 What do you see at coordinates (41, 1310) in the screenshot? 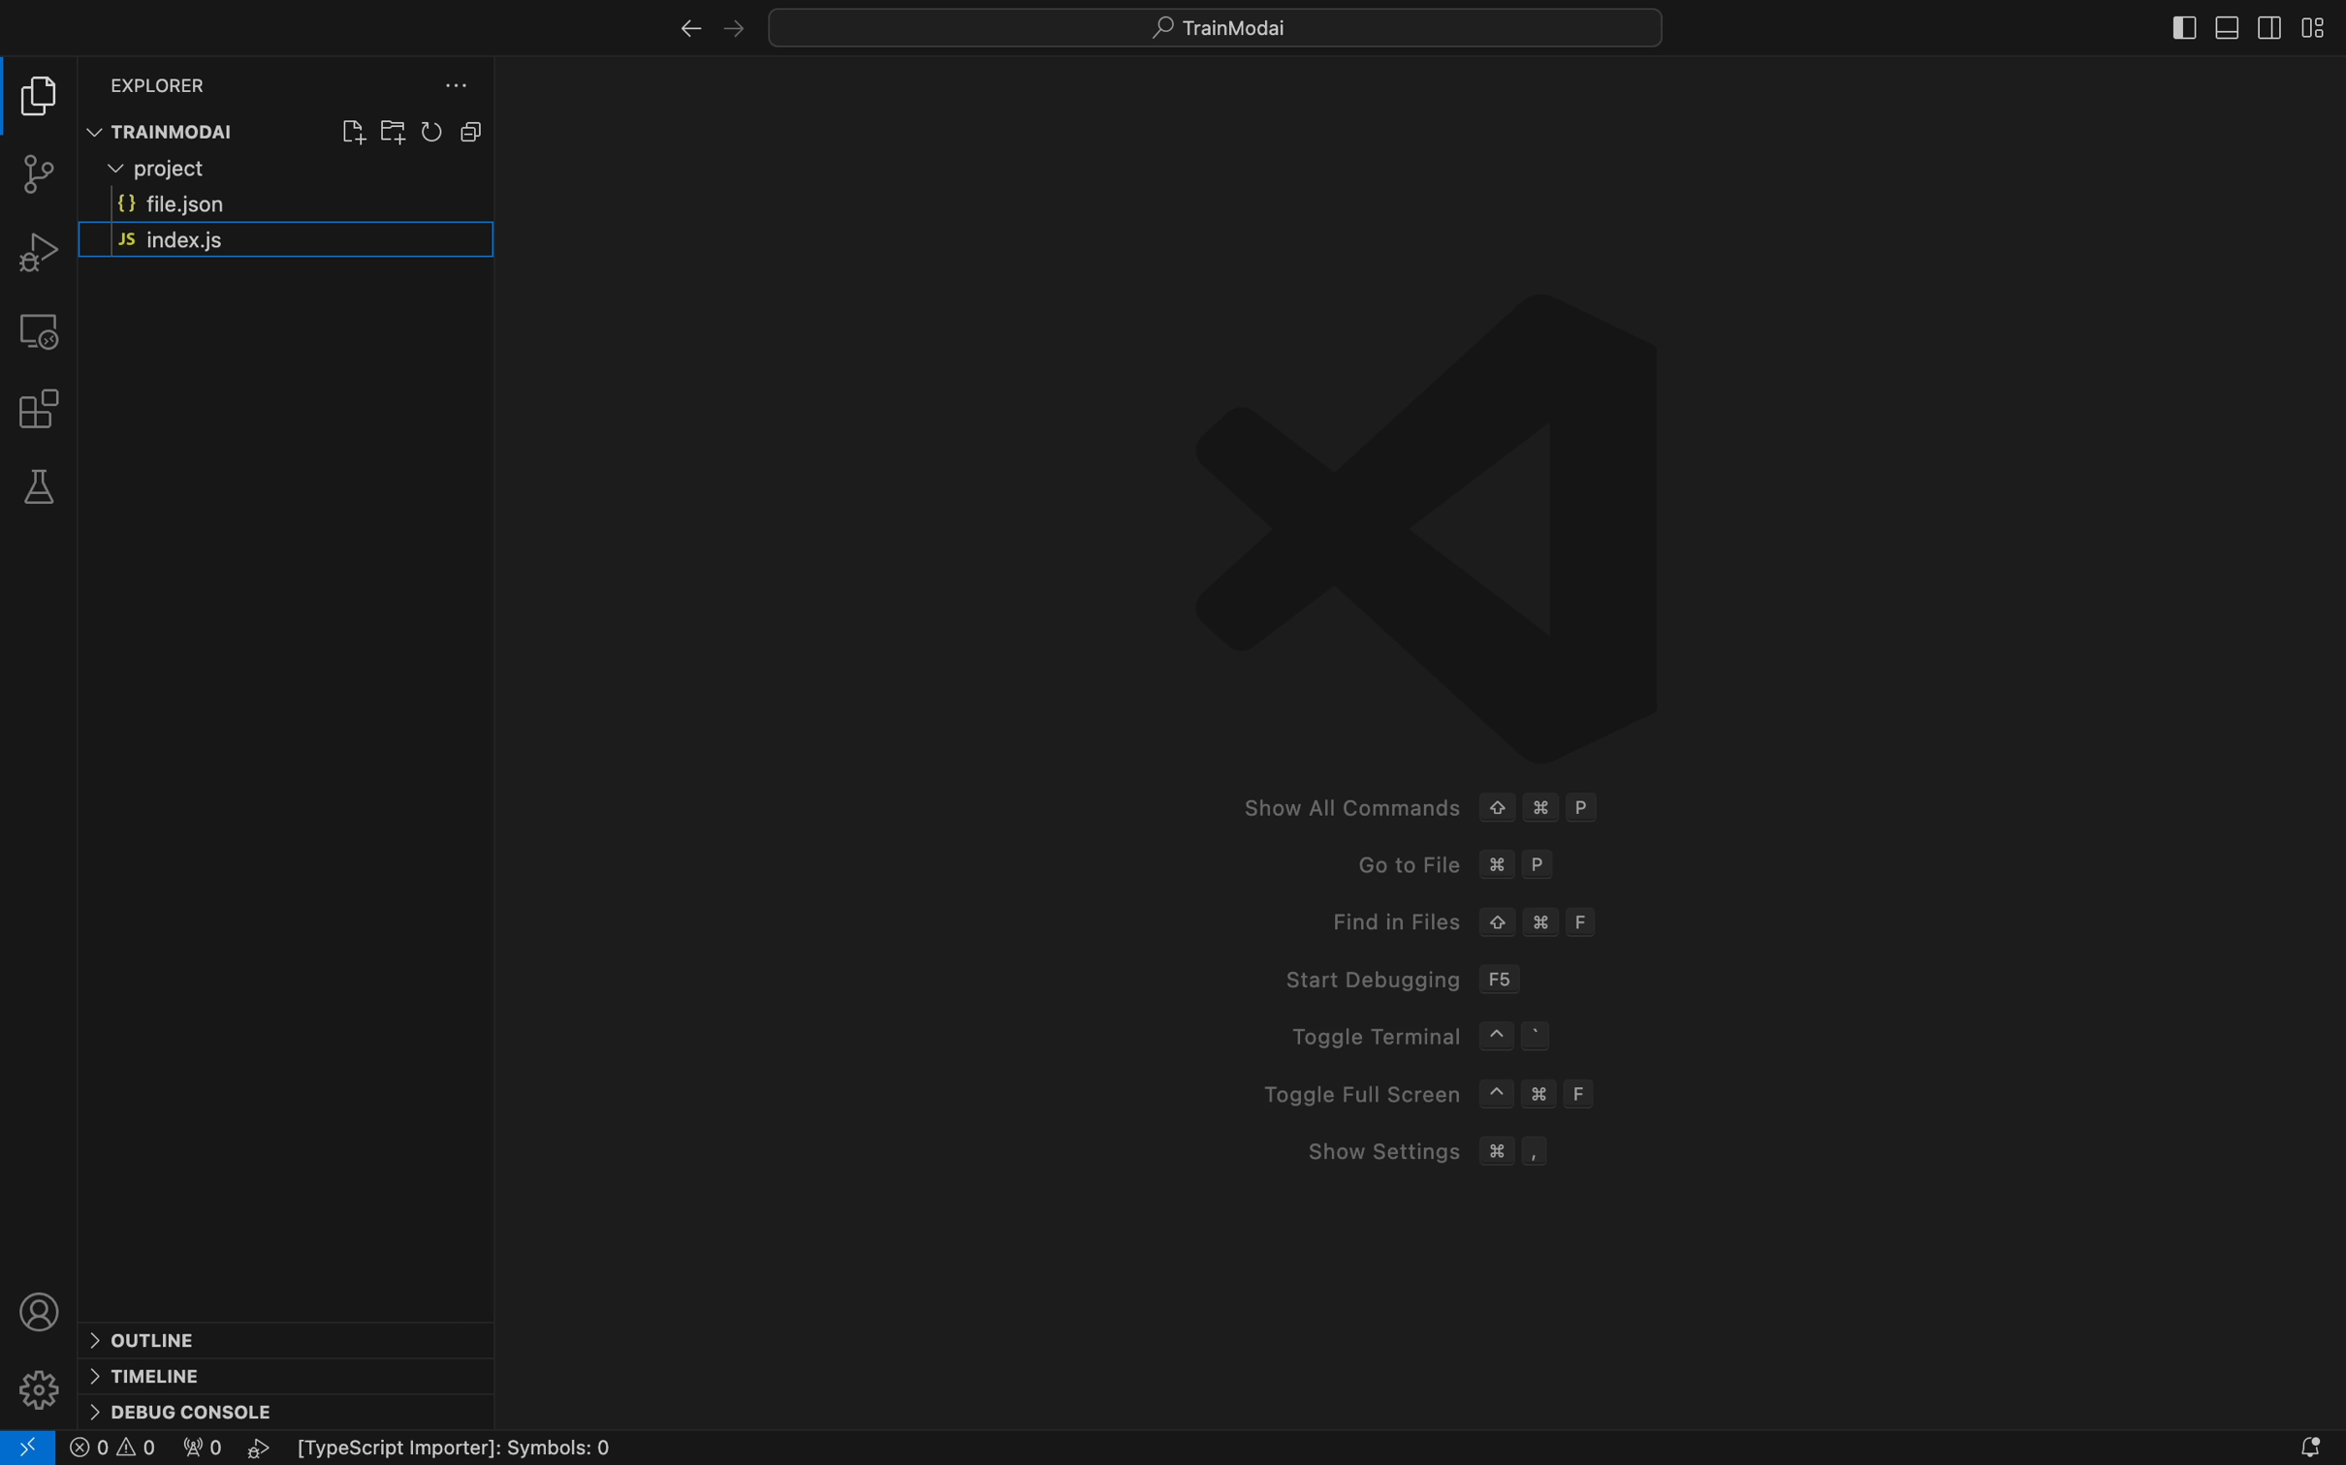
I see `profile` at bounding box center [41, 1310].